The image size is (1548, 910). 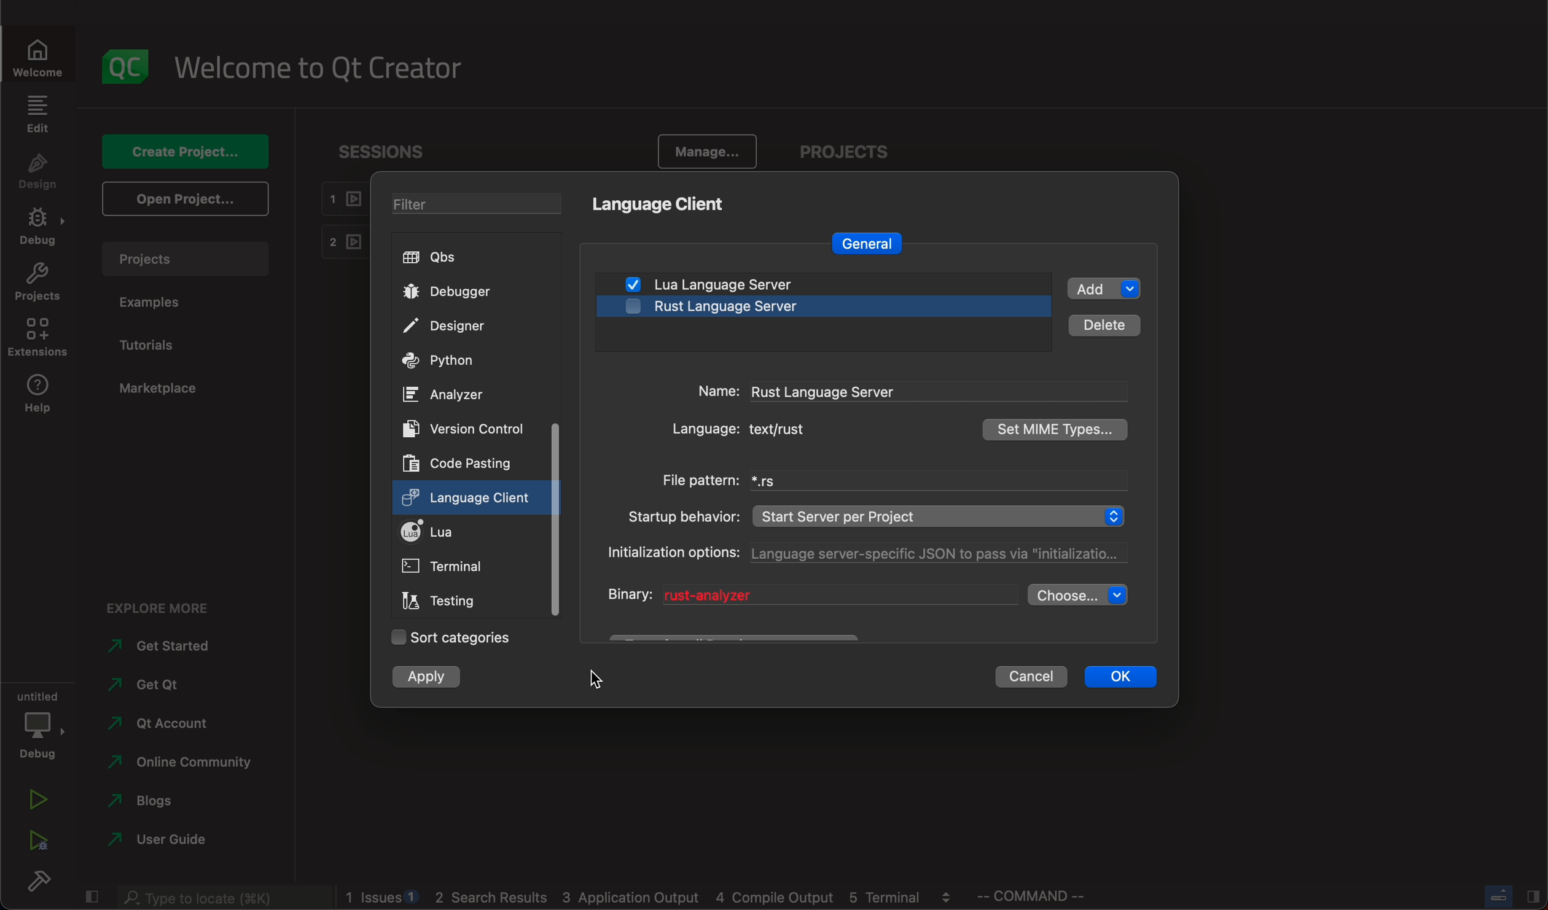 I want to click on ANALYZER, so click(x=453, y=395).